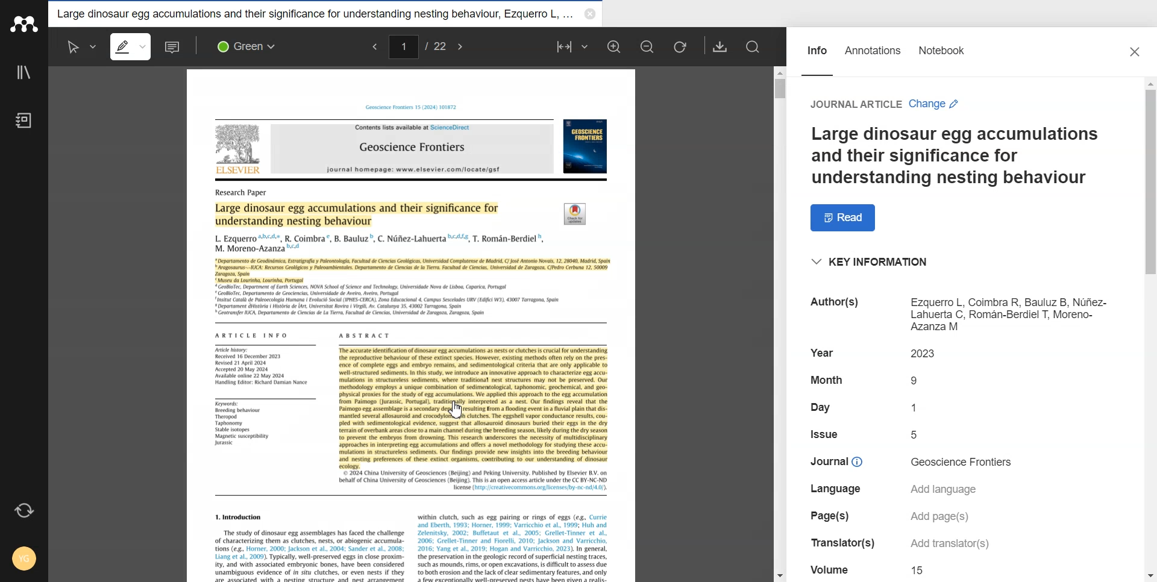 The height and width of the screenshot is (582, 1157). Describe the element at coordinates (918, 406) in the screenshot. I see `text` at that location.